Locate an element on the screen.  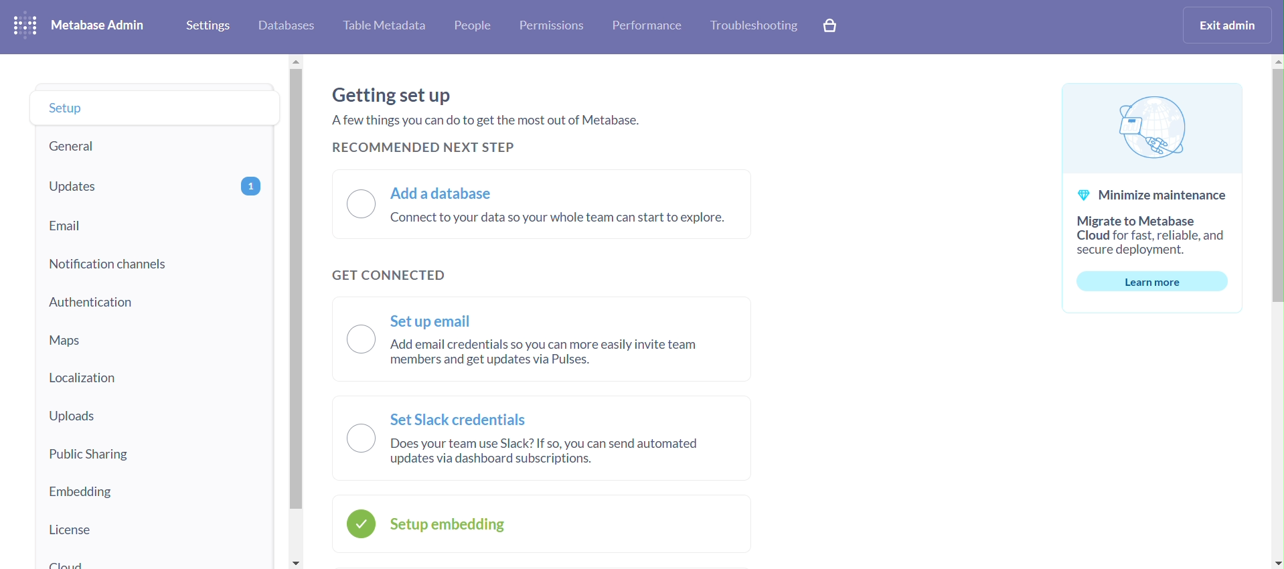
a few things you can do to get the most out of metabase is located at coordinates (489, 123).